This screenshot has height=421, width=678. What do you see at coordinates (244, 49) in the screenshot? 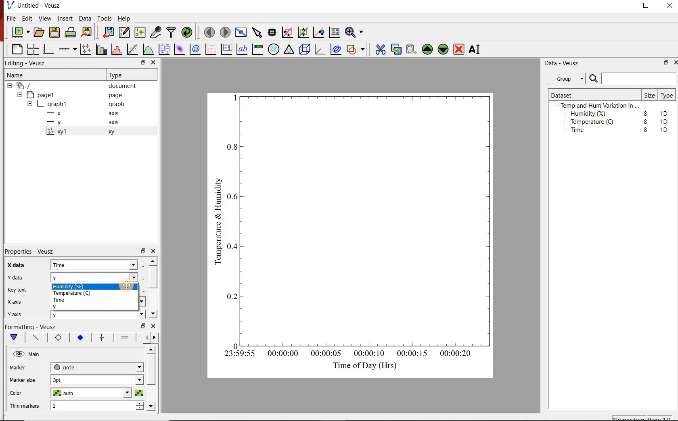
I see `text label` at bounding box center [244, 49].